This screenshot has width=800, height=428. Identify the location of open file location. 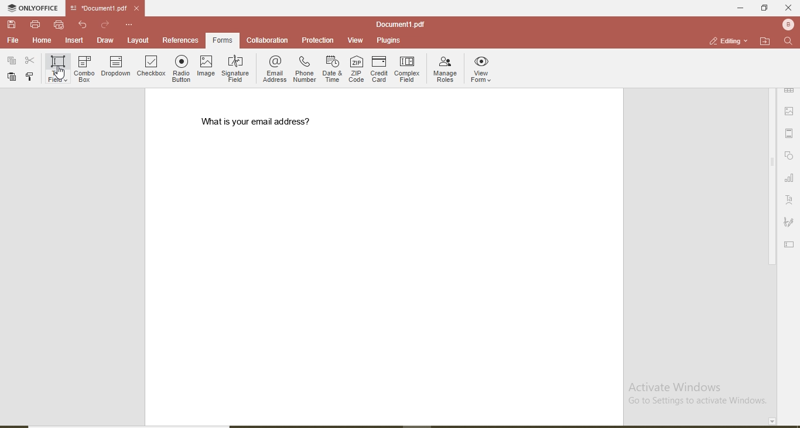
(765, 41).